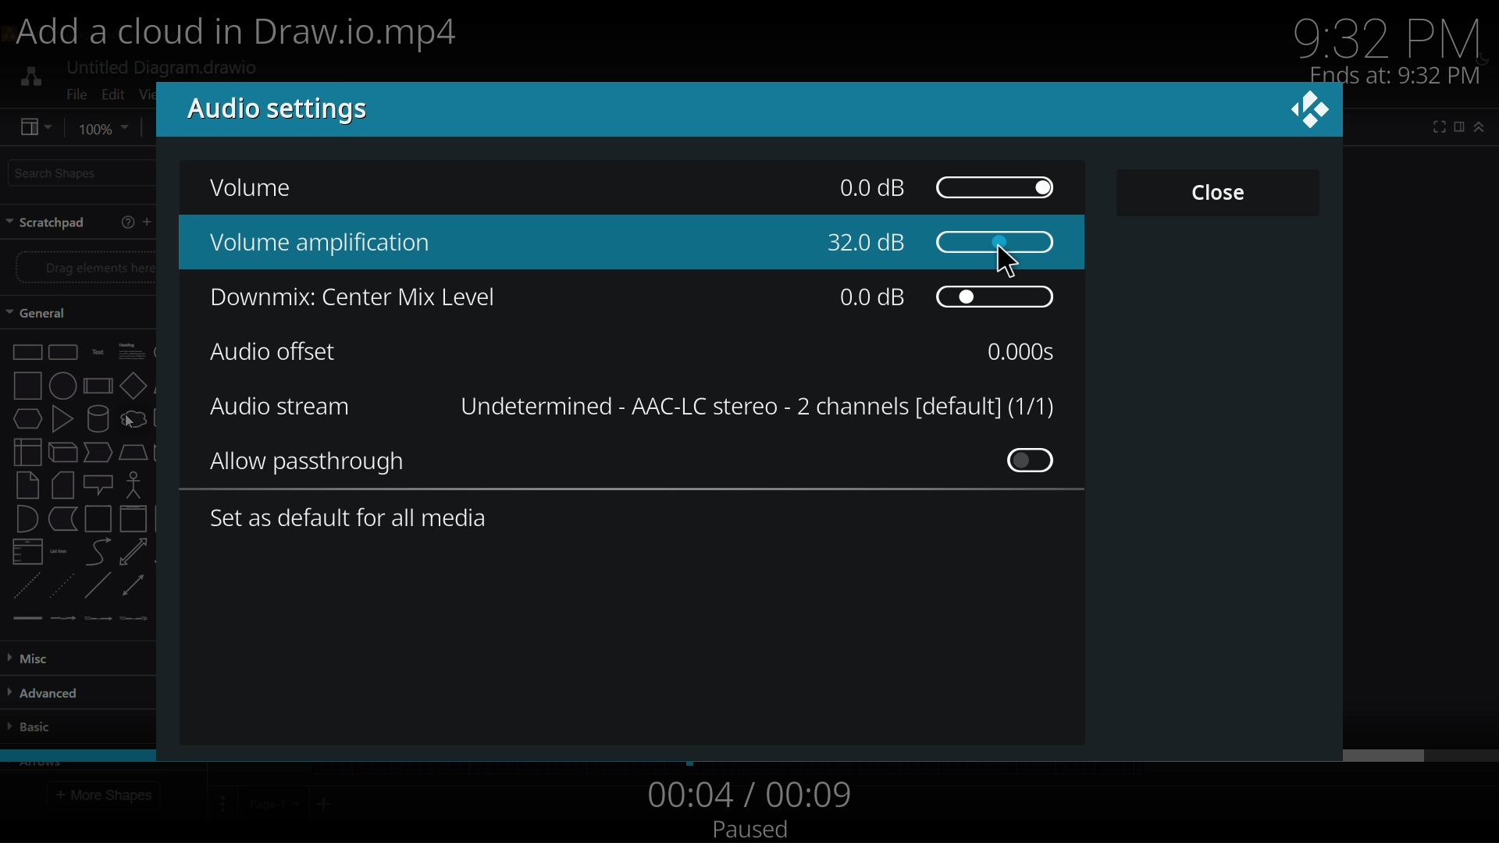 Image resolution: width=1499 pixels, height=843 pixels. I want to click on set as default for all media, so click(353, 522).